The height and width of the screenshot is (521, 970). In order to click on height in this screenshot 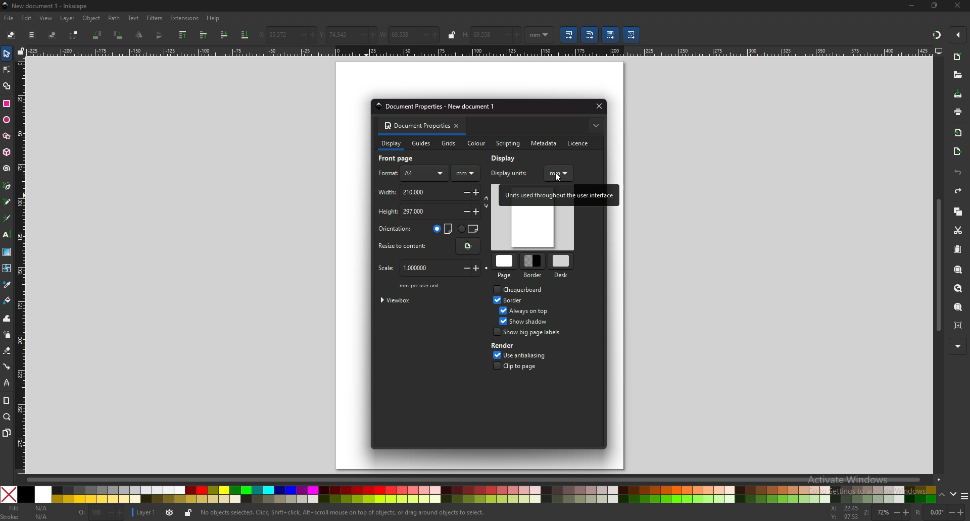, I will do `click(407, 212)`.